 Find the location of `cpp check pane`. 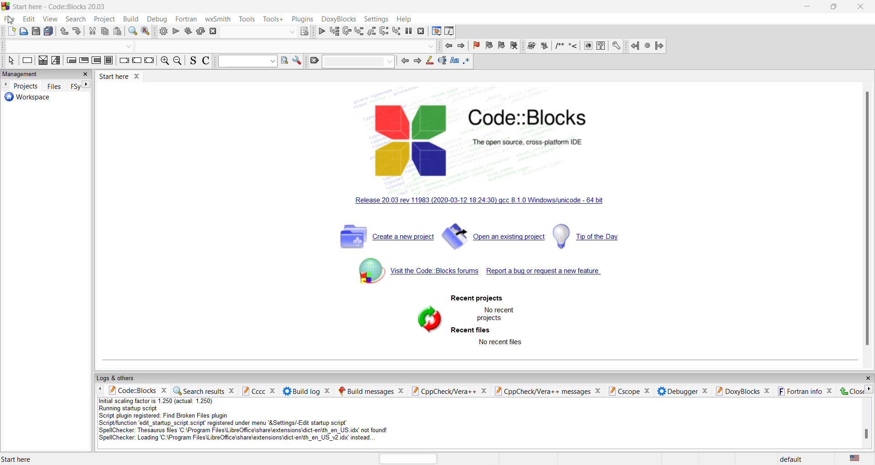

cpp check pane is located at coordinates (448, 390).